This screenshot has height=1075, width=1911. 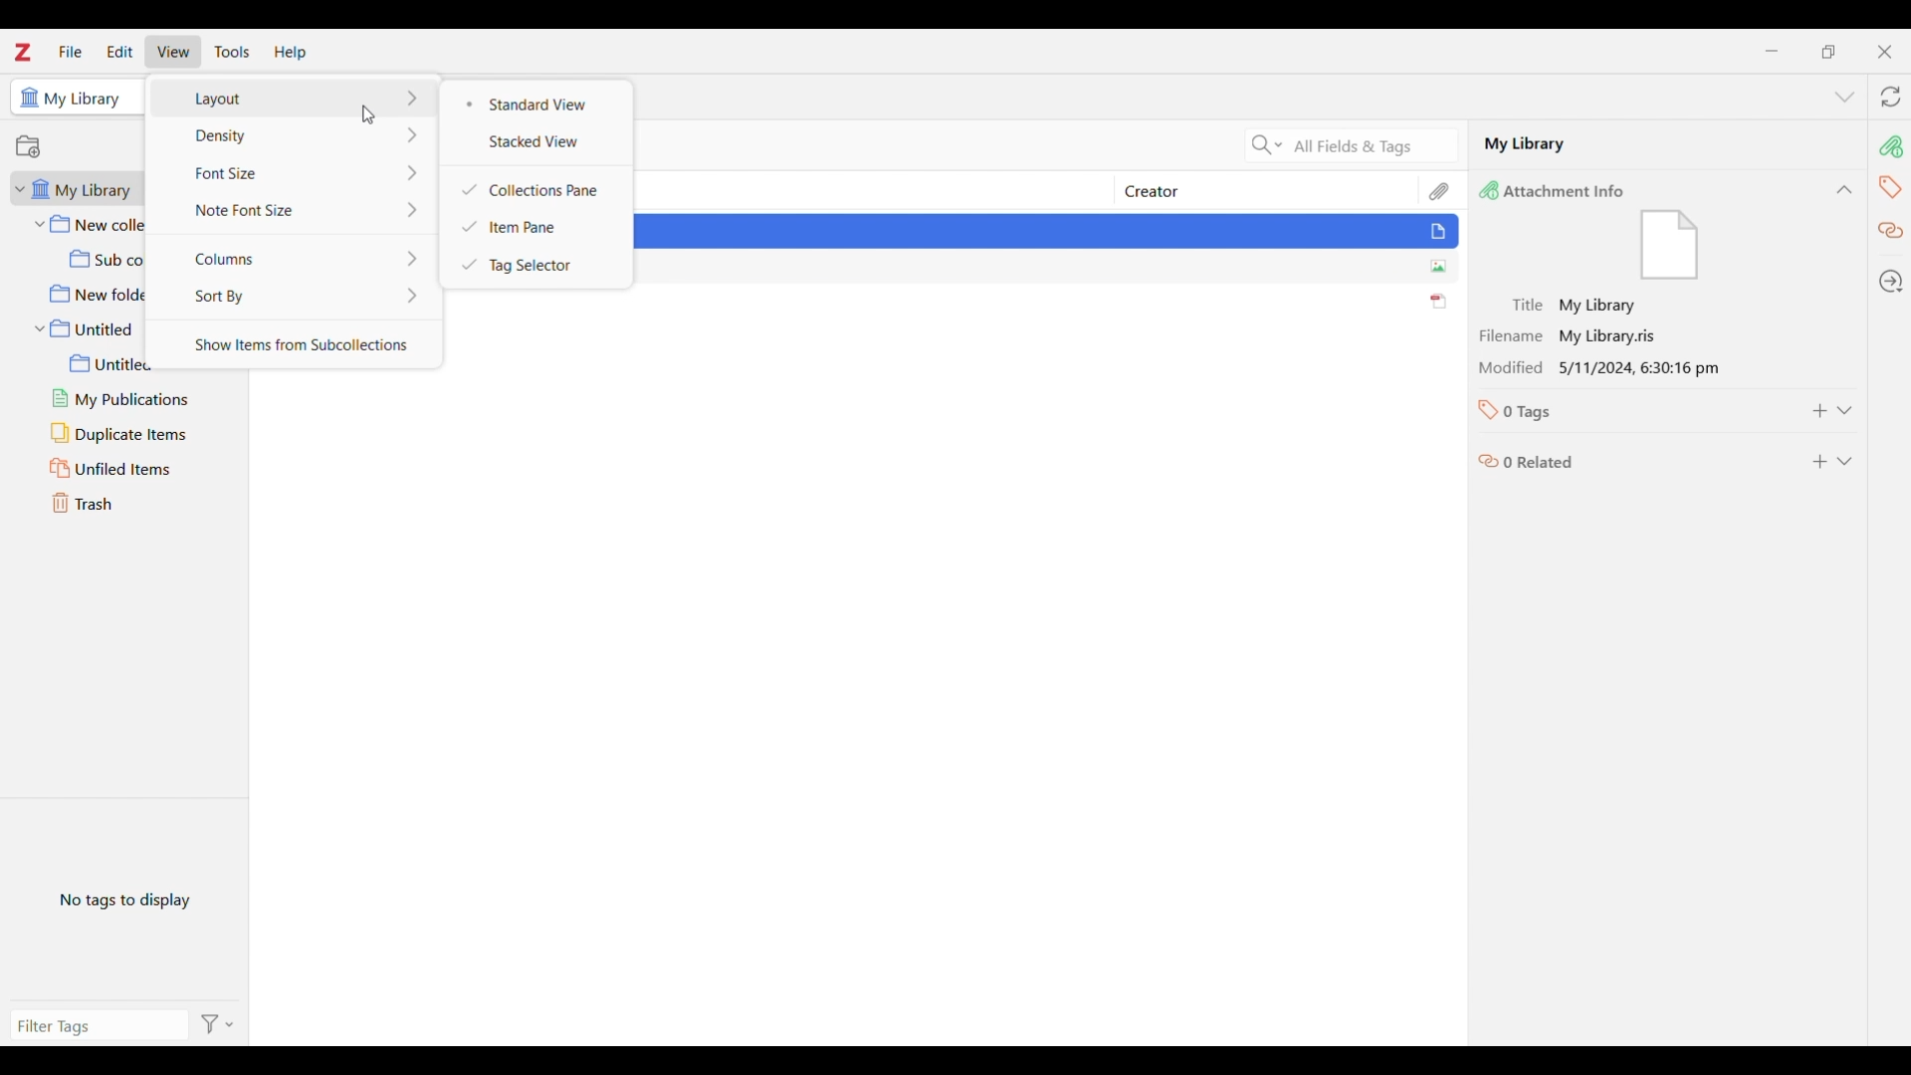 What do you see at coordinates (91, 1028) in the screenshot?
I see `Type filter tags` at bounding box center [91, 1028].